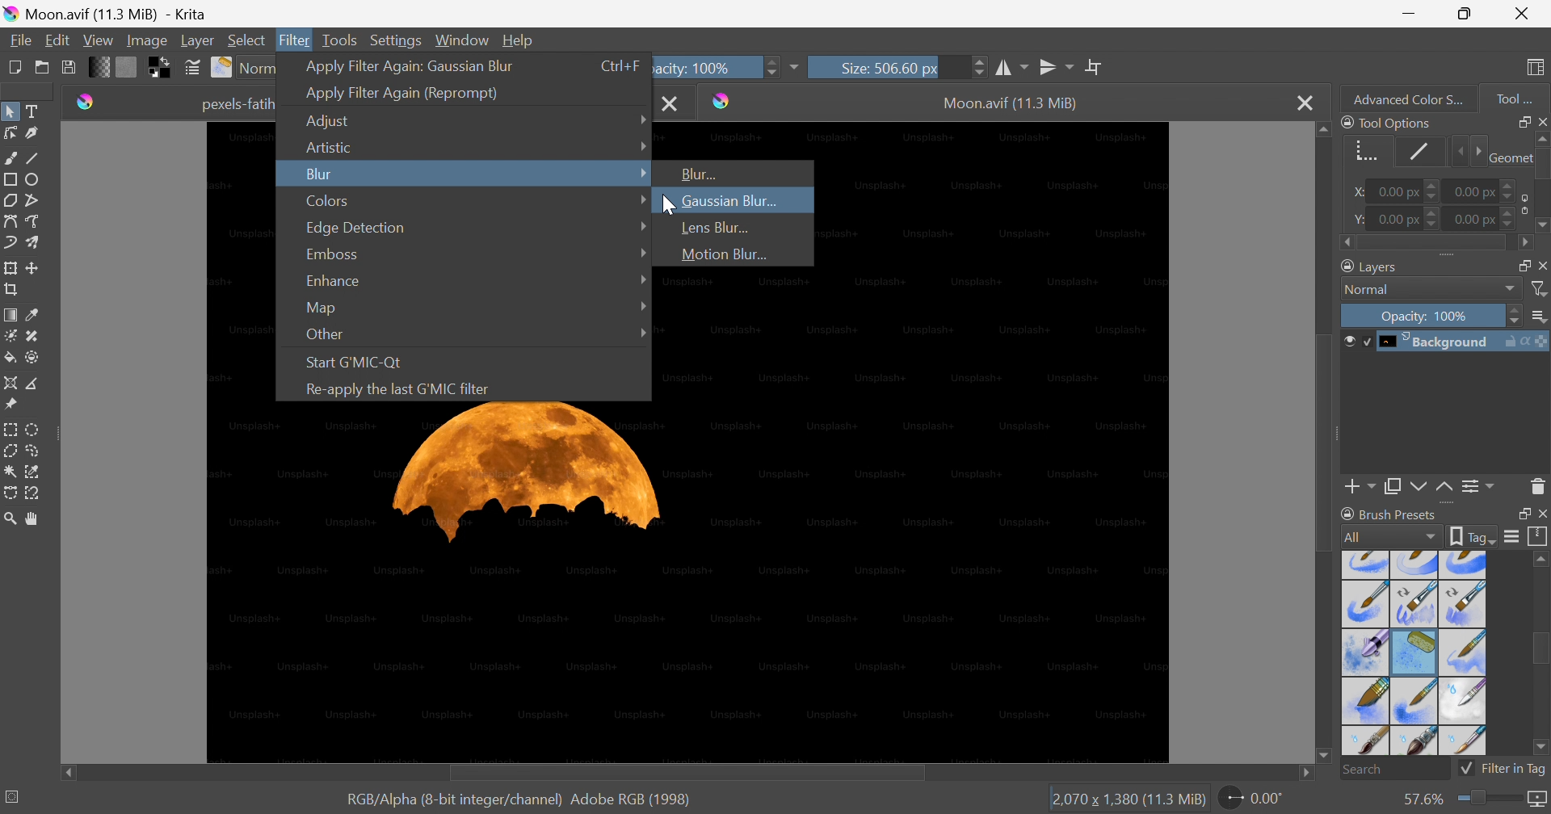 Image resolution: width=1551 pixels, height=814 pixels. What do you see at coordinates (1515, 535) in the screenshot?
I see `Display settings` at bounding box center [1515, 535].